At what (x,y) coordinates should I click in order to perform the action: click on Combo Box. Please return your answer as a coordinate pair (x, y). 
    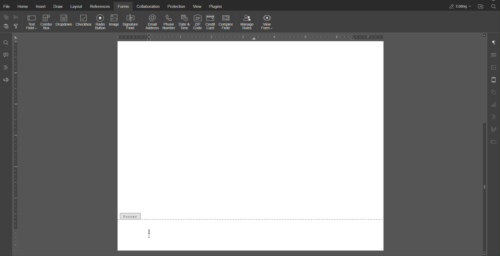
    Looking at the image, I should click on (48, 23).